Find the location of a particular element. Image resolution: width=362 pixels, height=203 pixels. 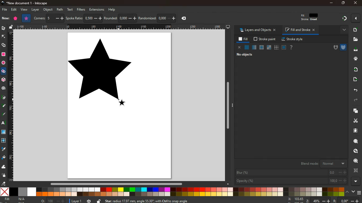

polygon is located at coordinates (16, 19).